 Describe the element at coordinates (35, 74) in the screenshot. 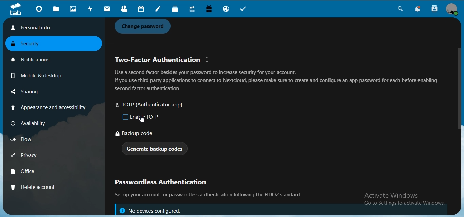

I see `mobile & desktop` at that location.